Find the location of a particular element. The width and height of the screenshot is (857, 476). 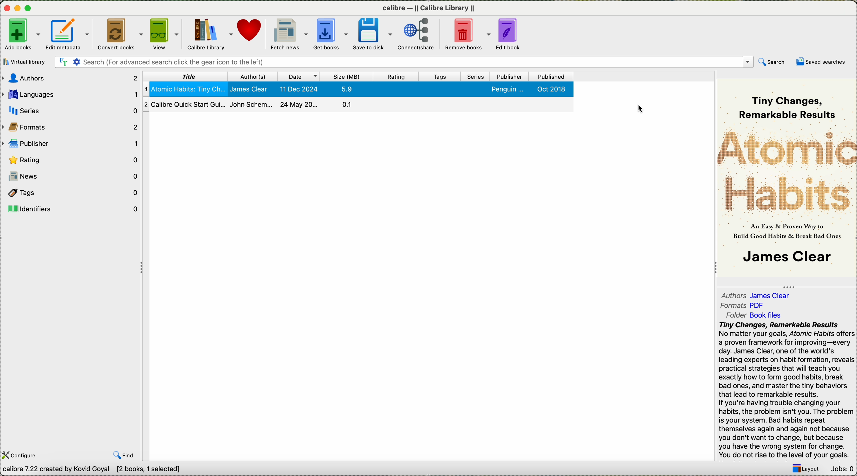

view is located at coordinates (163, 34).